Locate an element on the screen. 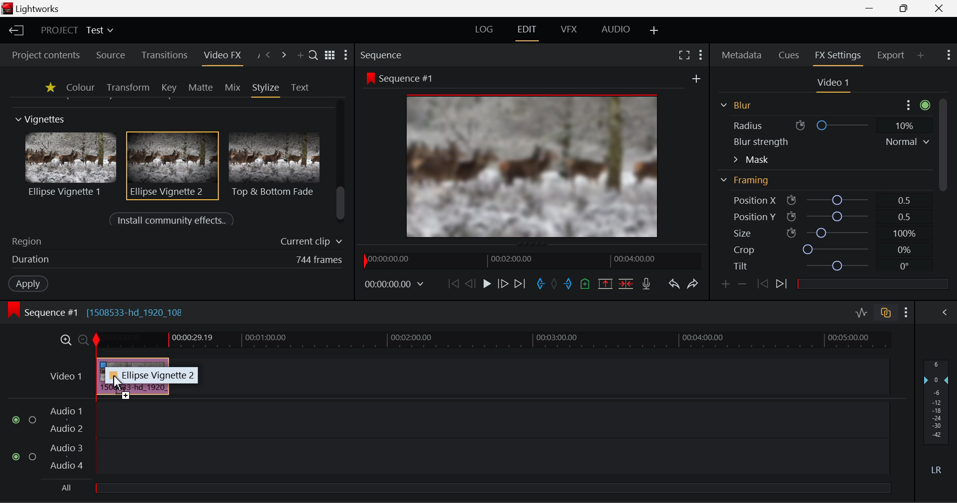 The image size is (957, 503). Previous Panel is located at coordinates (268, 55).